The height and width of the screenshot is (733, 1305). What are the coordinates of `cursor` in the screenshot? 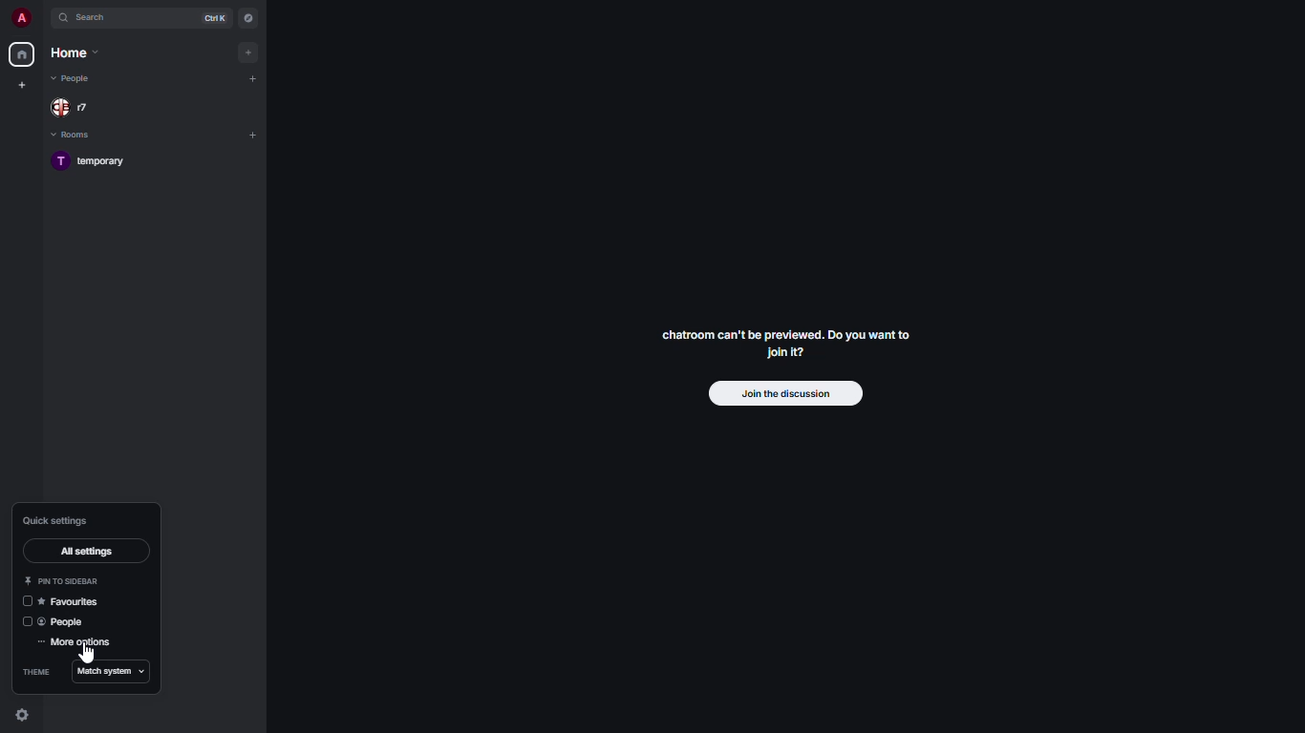 It's located at (84, 655).